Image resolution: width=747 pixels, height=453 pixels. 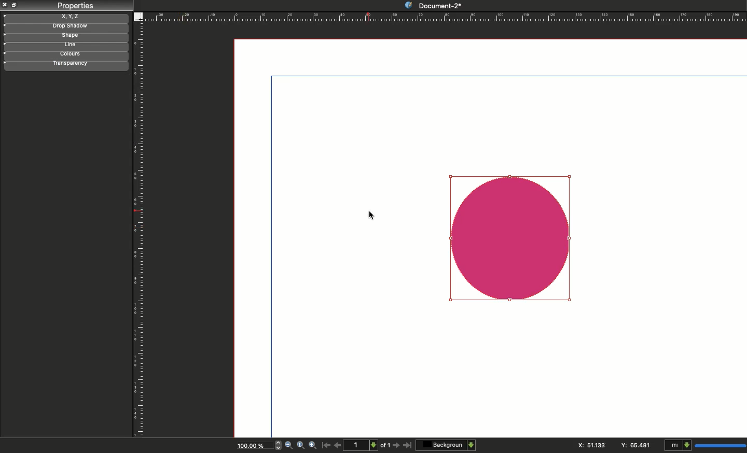 I want to click on Line, so click(x=63, y=46).